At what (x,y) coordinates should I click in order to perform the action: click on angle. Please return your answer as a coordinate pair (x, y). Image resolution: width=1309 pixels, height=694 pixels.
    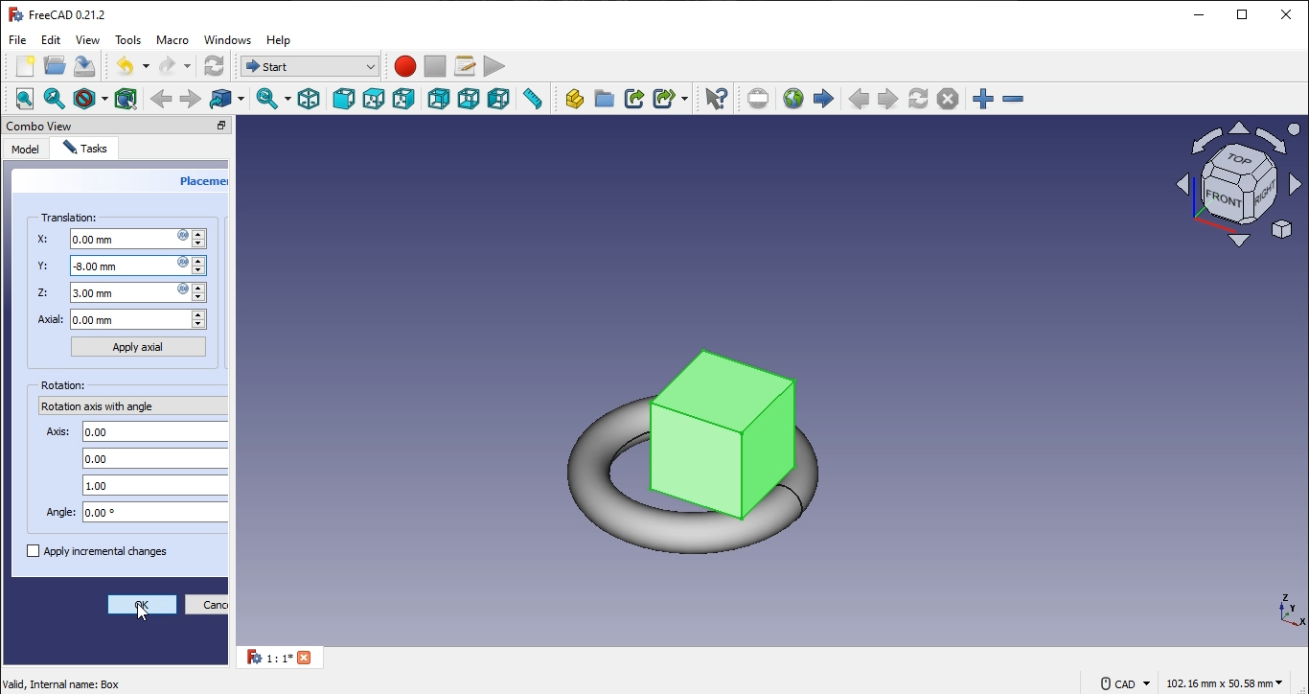
    Looking at the image, I should click on (131, 513).